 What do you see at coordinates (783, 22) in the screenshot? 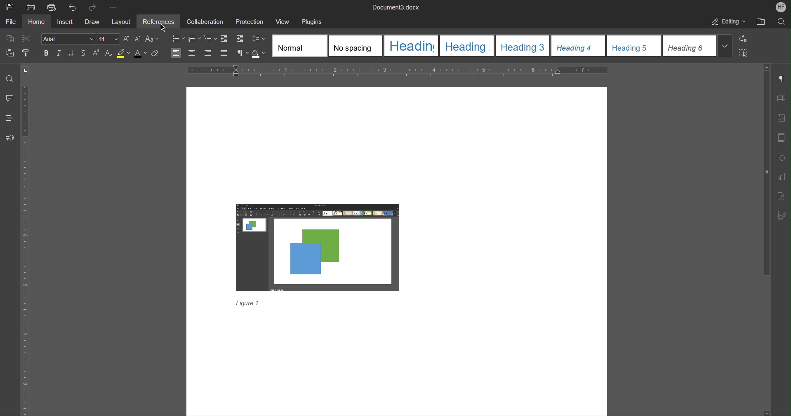
I see `Search` at bounding box center [783, 22].